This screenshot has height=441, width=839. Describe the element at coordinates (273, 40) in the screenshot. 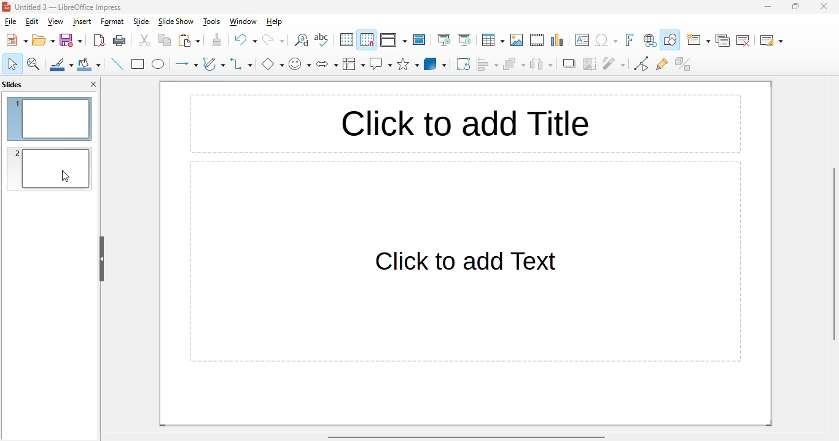

I see `redo` at that location.